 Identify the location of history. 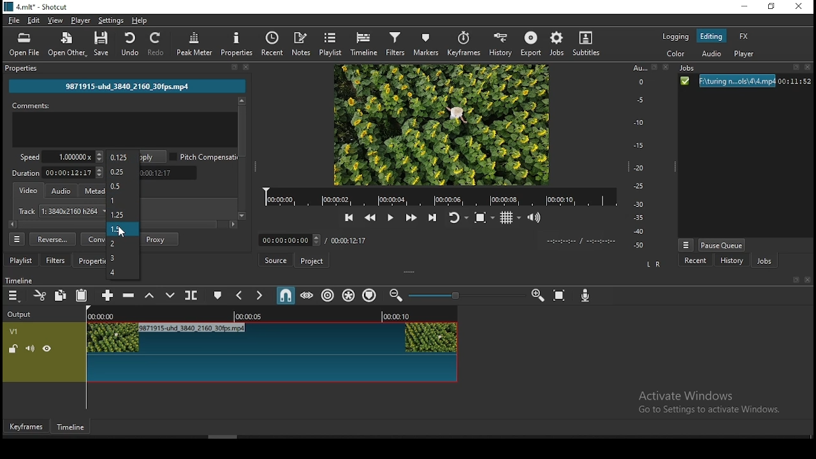
(729, 261).